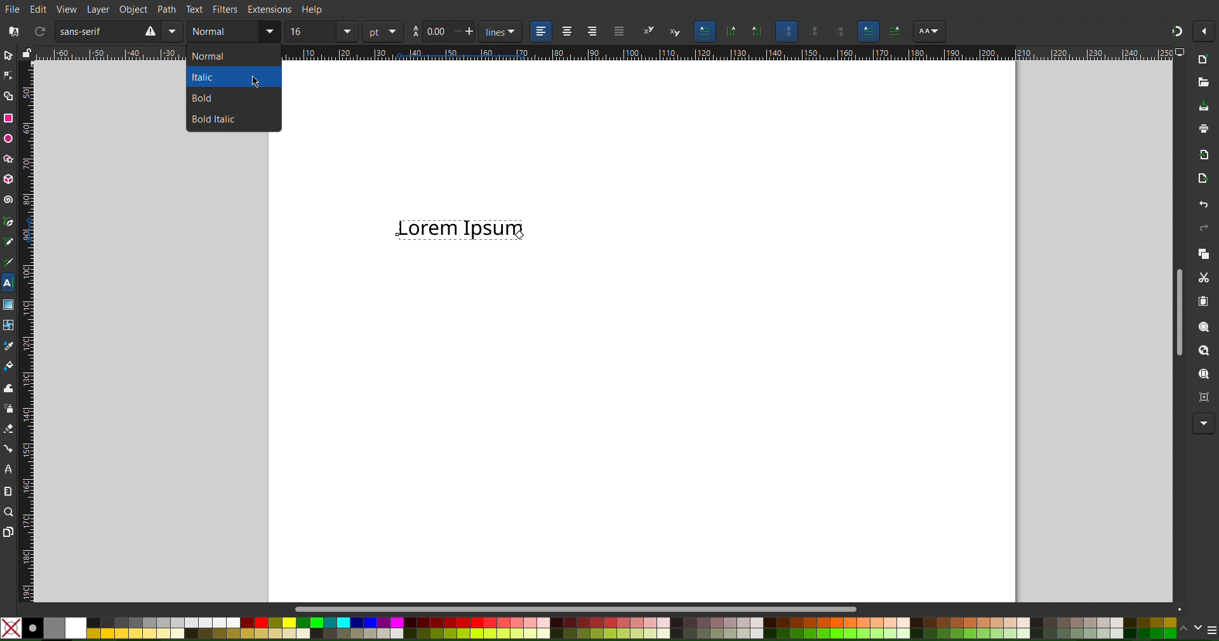 Image resolution: width=1219 pixels, height=641 pixels. Describe the element at coordinates (1202, 154) in the screenshot. I see `Import BitMap` at that location.